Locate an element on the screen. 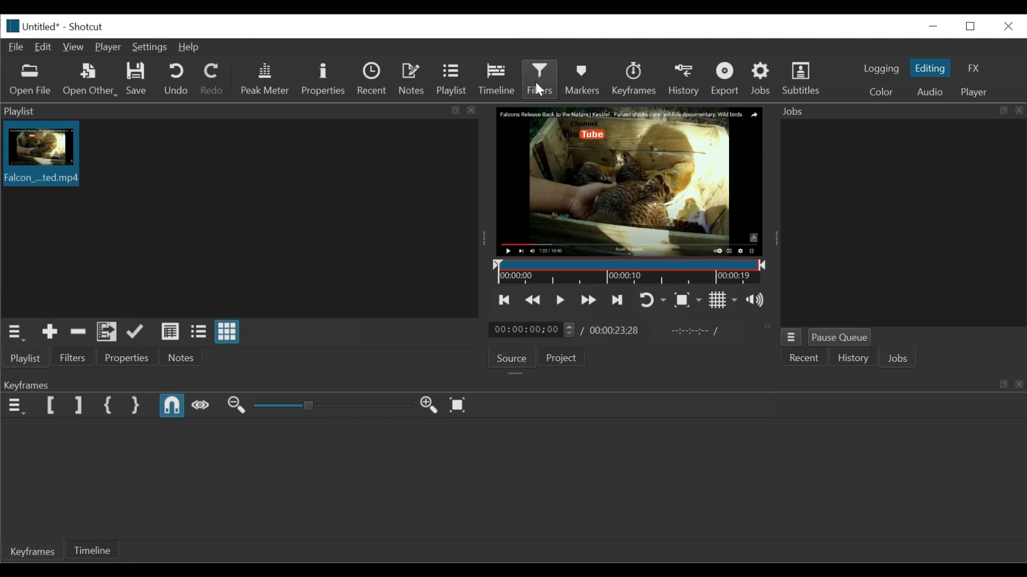 The height and width of the screenshot is (577, 1027). Timeline is located at coordinates (627, 271).